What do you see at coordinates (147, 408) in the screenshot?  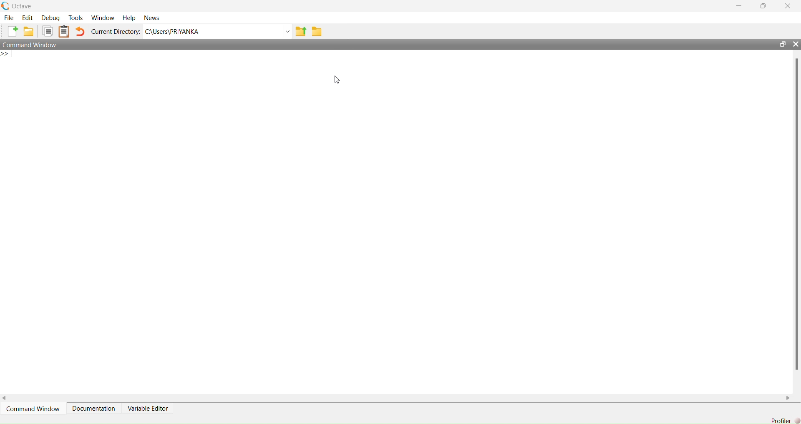 I see `Variable Editor` at bounding box center [147, 408].